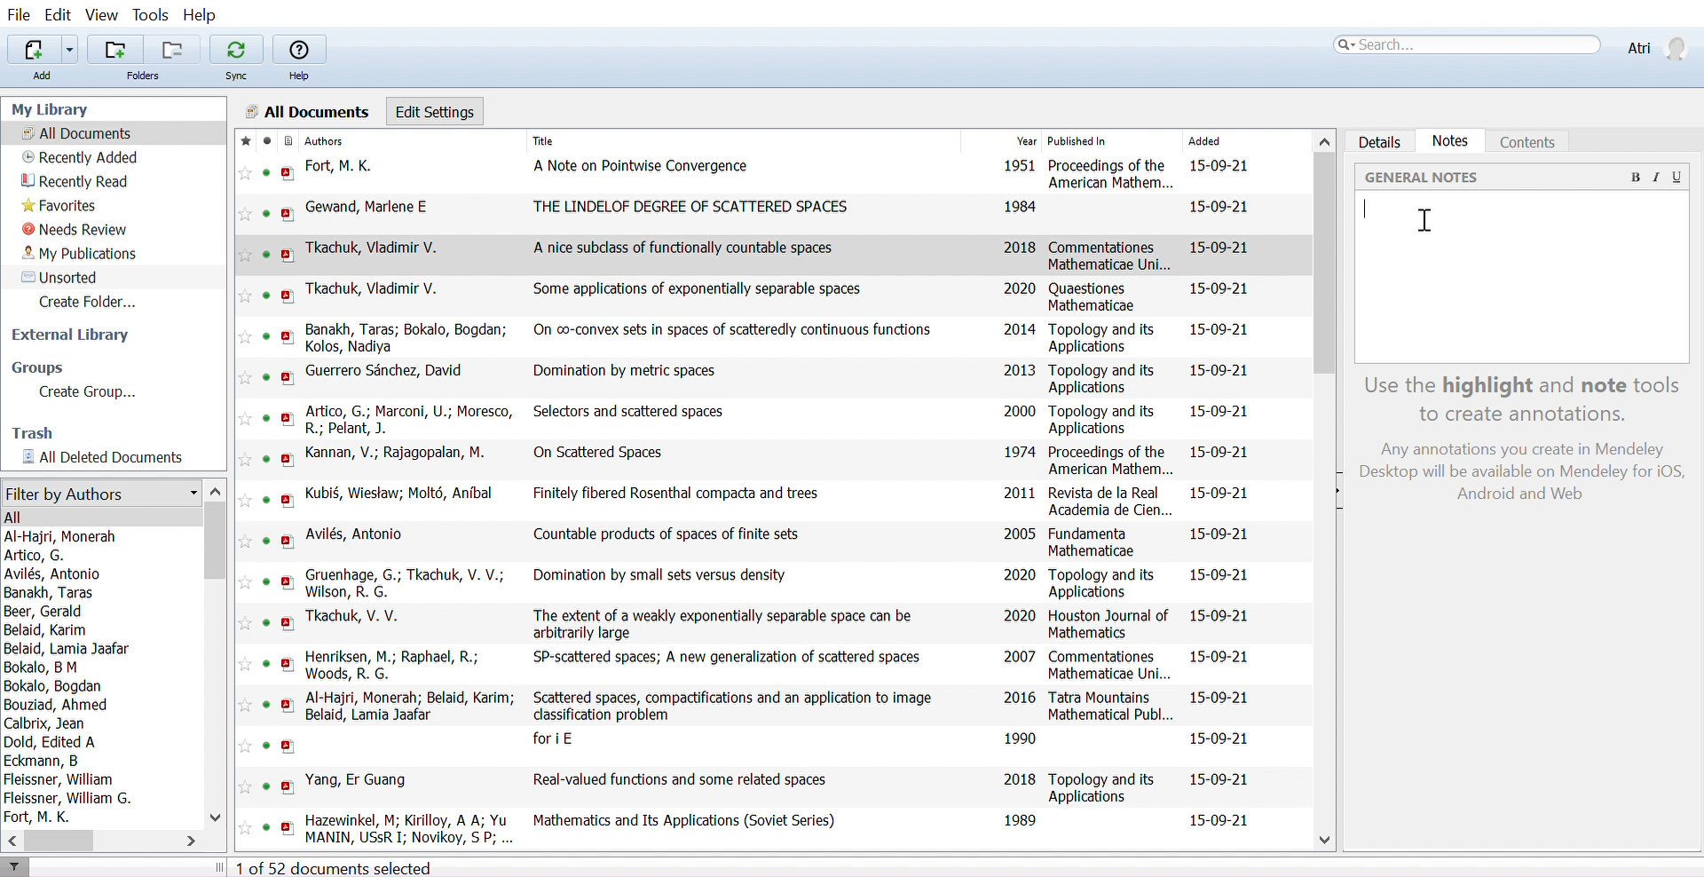  Describe the element at coordinates (1378, 140) in the screenshot. I see `Details` at that location.